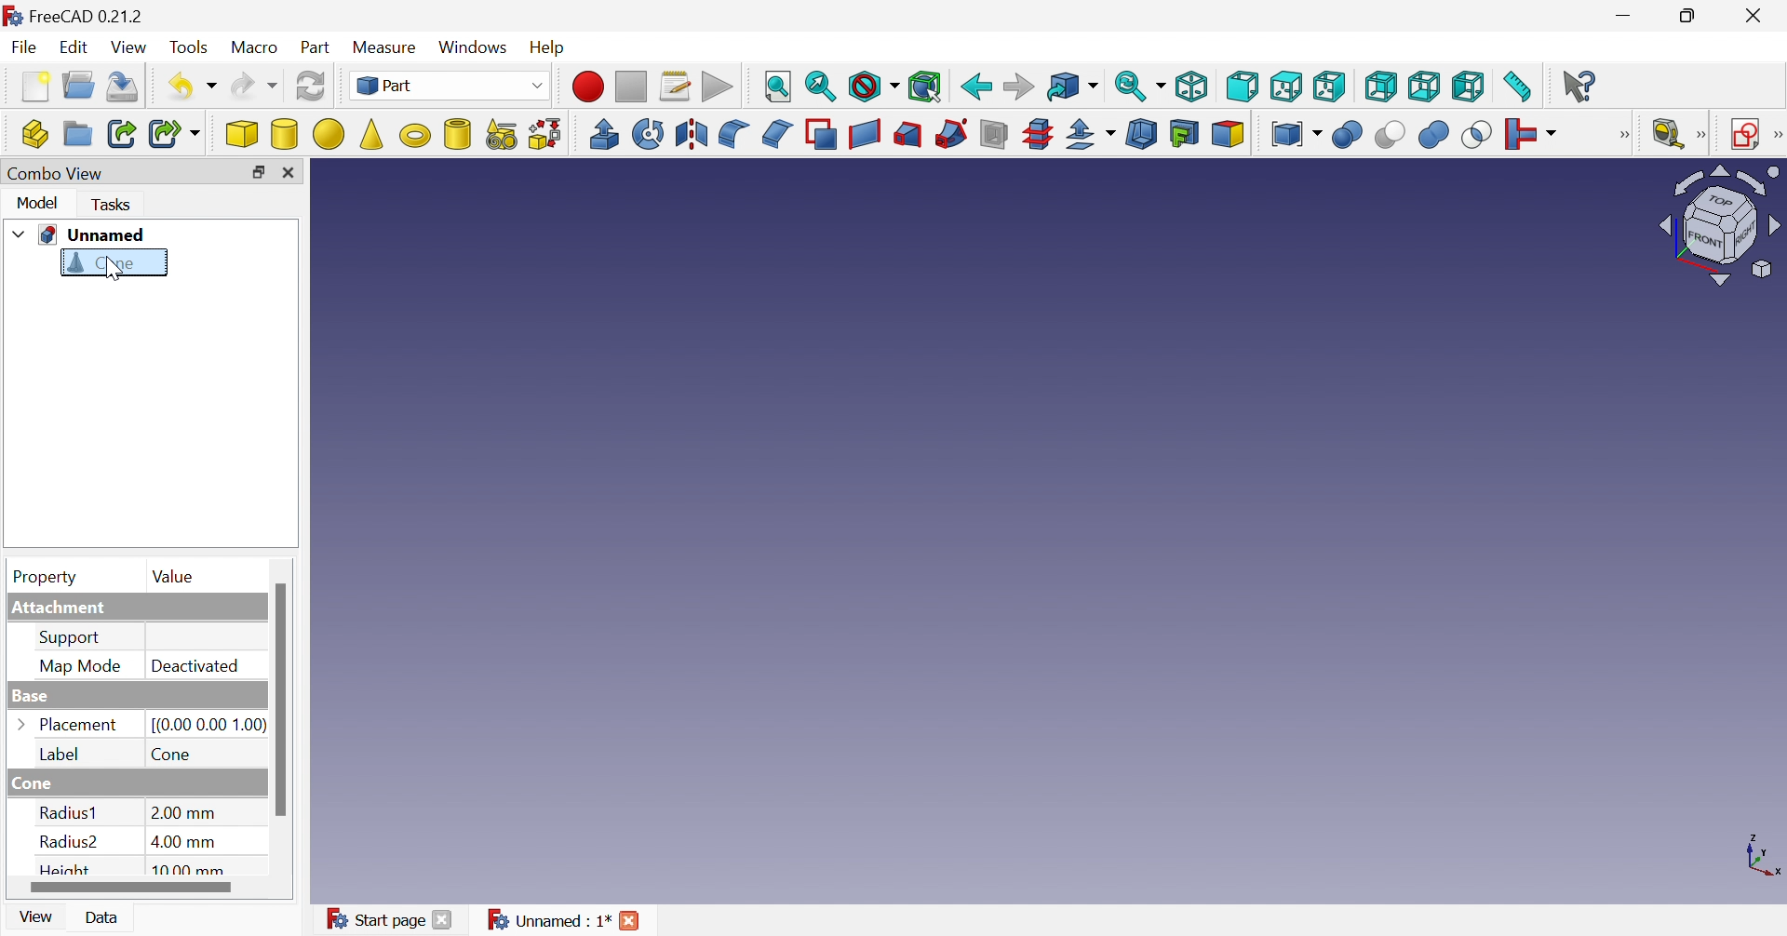 This screenshot has height=936, width=1787. What do you see at coordinates (1388, 134) in the screenshot?
I see `Cut` at bounding box center [1388, 134].